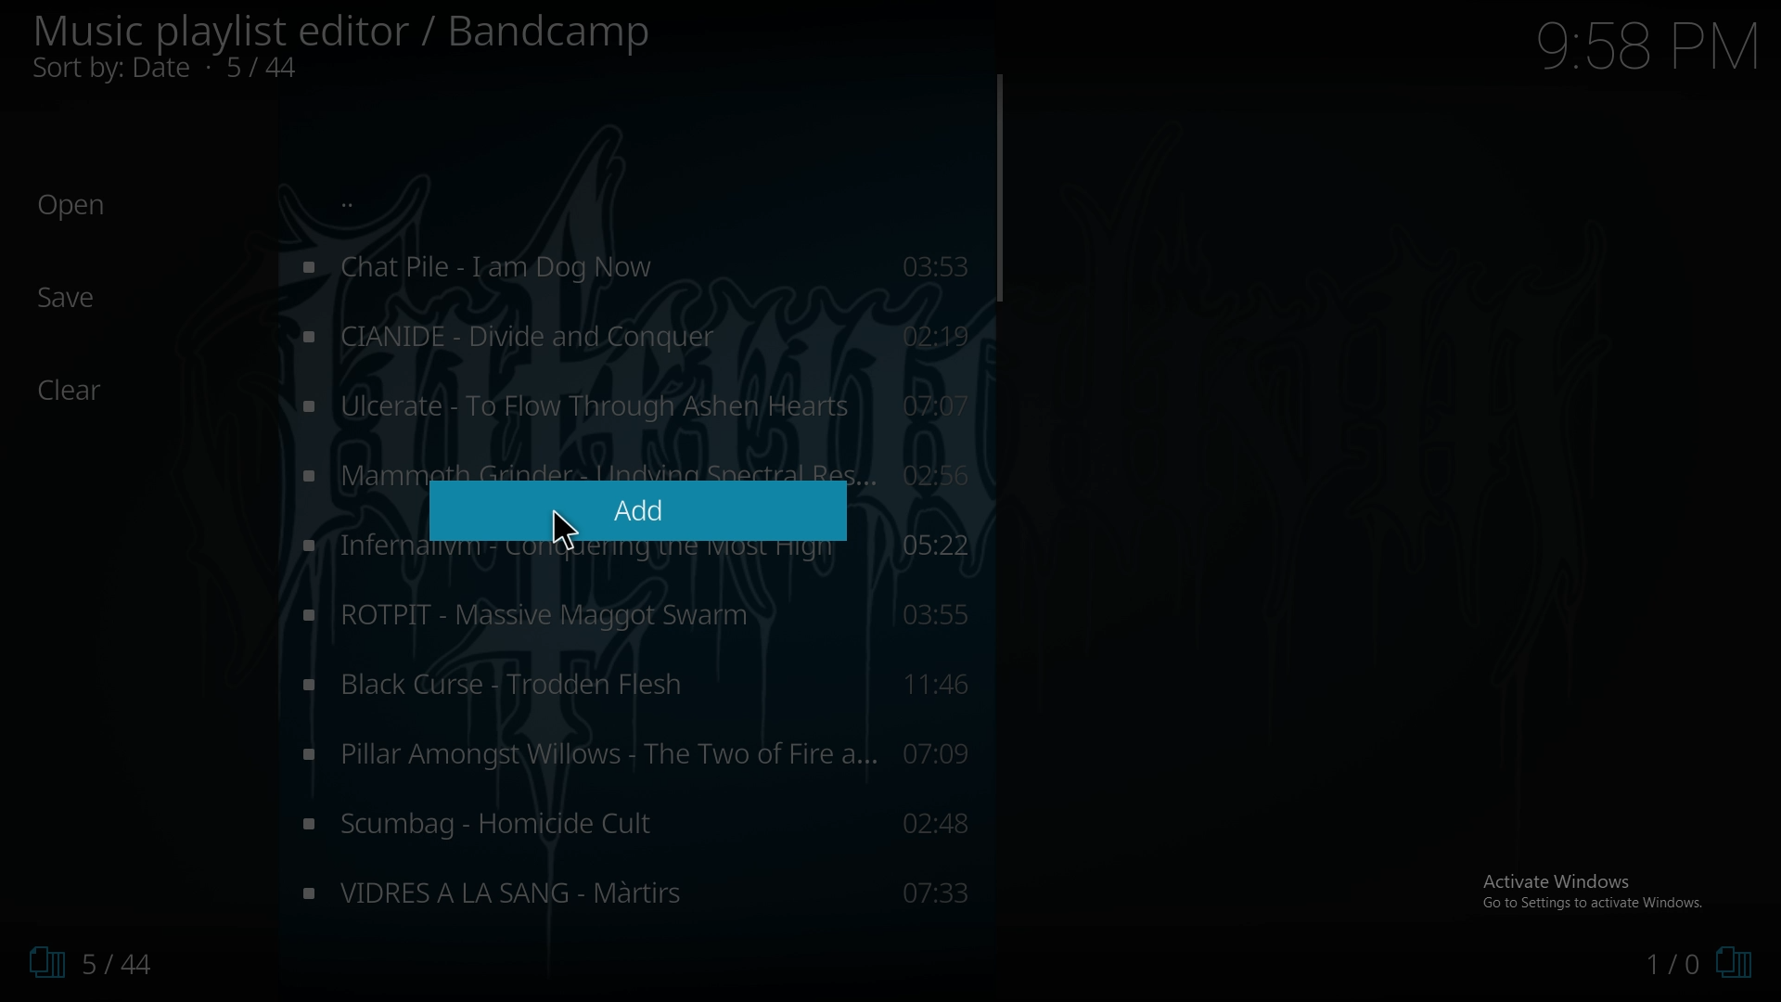 Image resolution: width=1781 pixels, height=1002 pixels. What do you see at coordinates (1698, 966) in the screenshot?
I see `1/0` at bounding box center [1698, 966].